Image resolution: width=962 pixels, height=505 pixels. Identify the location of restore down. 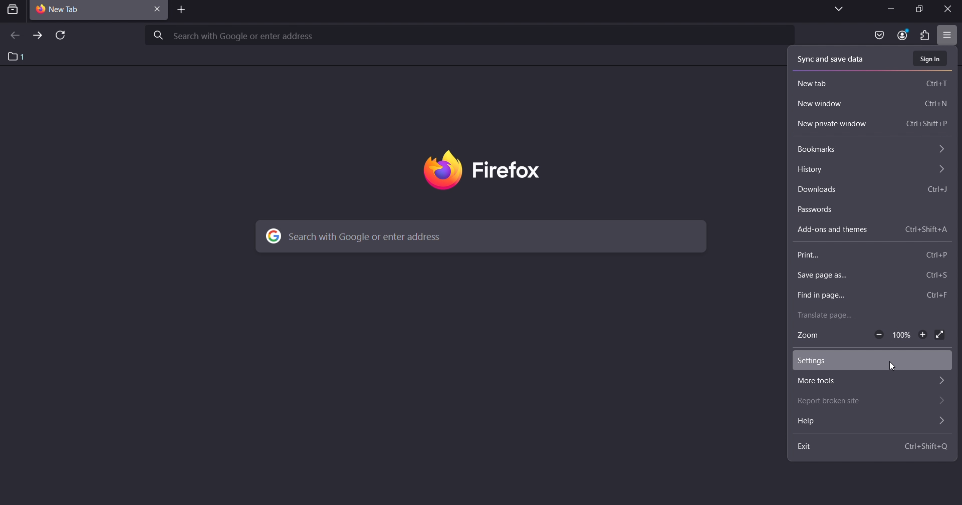
(915, 9).